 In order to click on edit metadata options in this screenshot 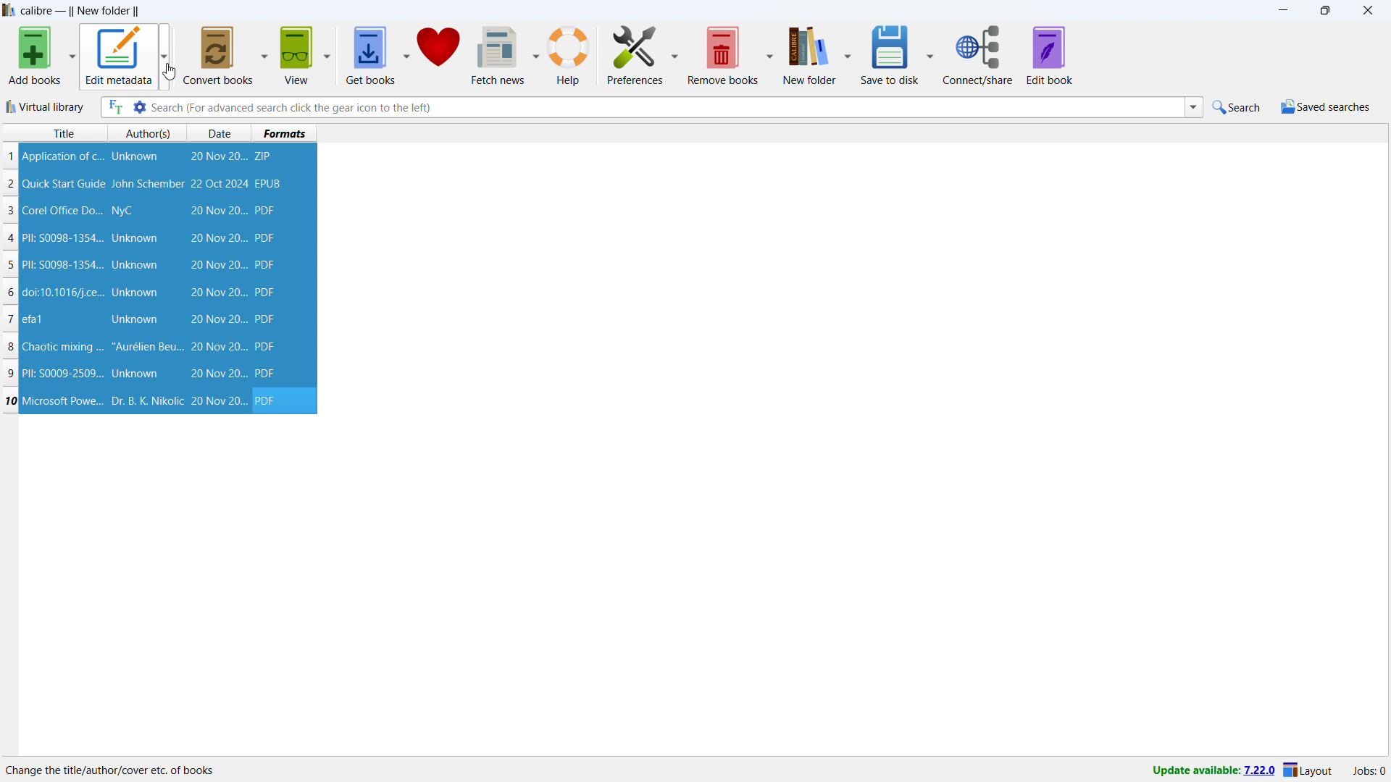, I will do `click(165, 54)`.